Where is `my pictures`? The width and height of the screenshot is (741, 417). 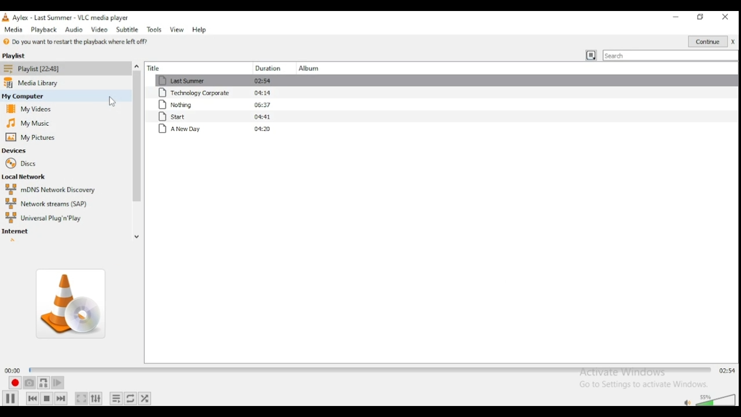 my pictures is located at coordinates (34, 137).